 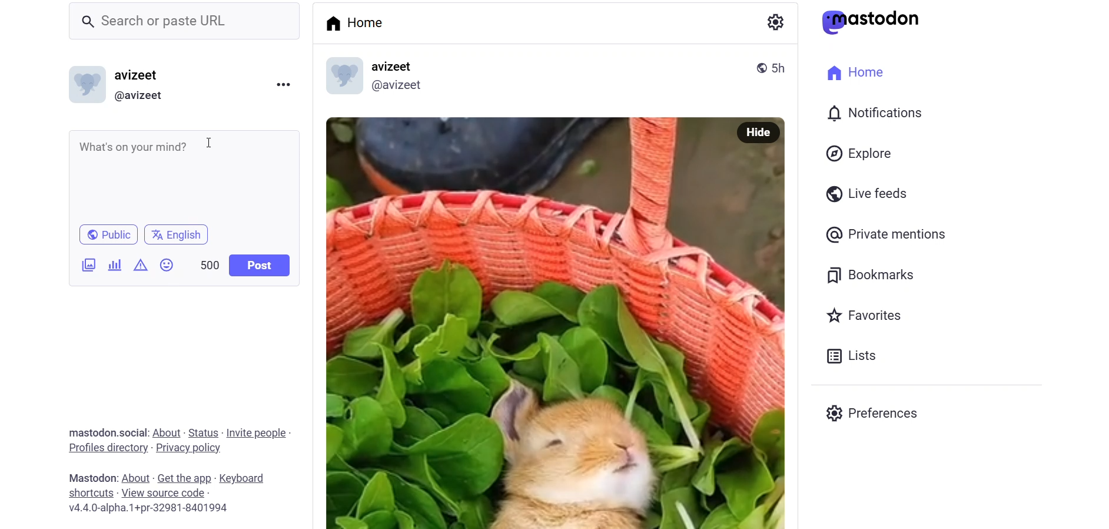 What do you see at coordinates (395, 66) in the screenshot?
I see `name` at bounding box center [395, 66].